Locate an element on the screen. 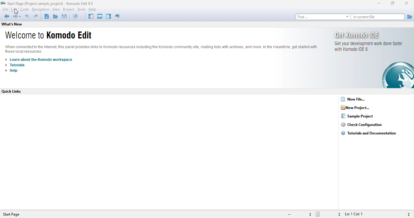 The image size is (414, 218). file type is located at coordinates (328, 214).